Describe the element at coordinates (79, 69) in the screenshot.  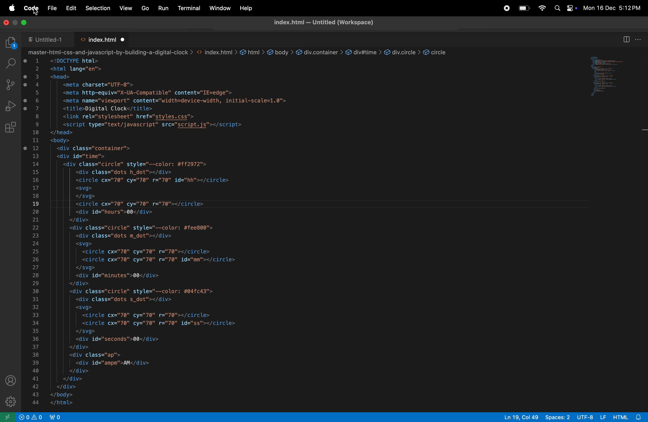
I see `<html lang="en">` at that location.